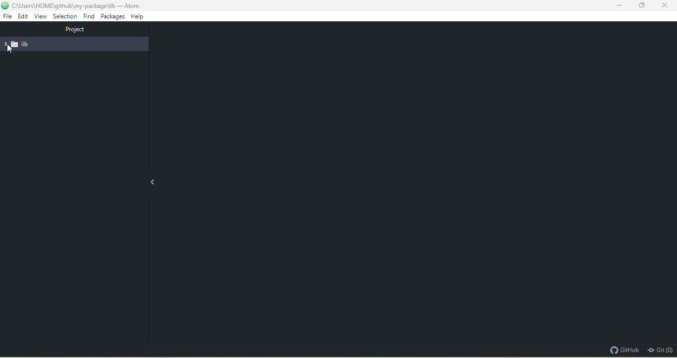 The height and width of the screenshot is (358, 677). Describe the element at coordinates (5, 5) in the screenshot. I see `atom icon` at that location.